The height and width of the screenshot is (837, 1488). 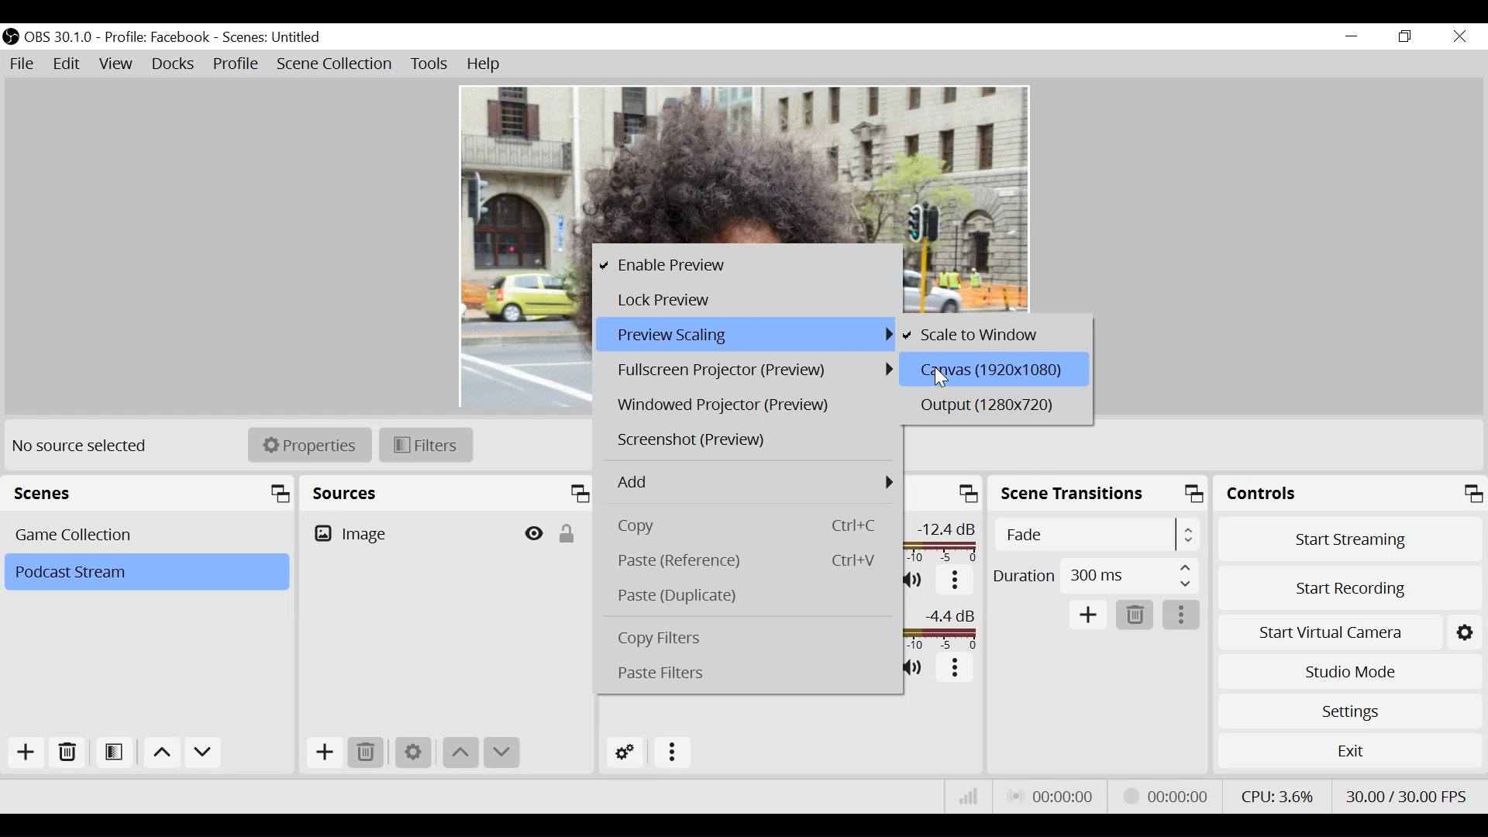 I want to click on More options, so click(x=956, y=584).